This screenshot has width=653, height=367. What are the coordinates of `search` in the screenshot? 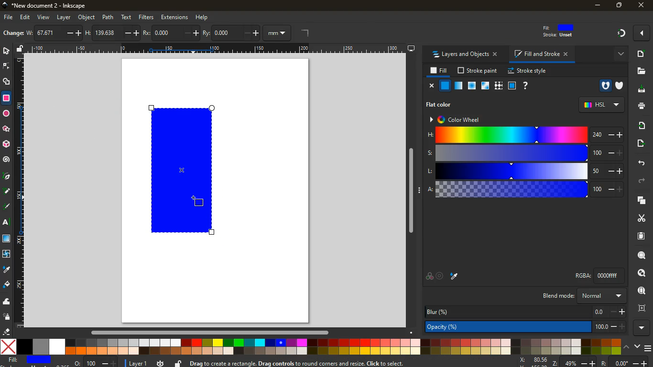 It's located at (641, 255).